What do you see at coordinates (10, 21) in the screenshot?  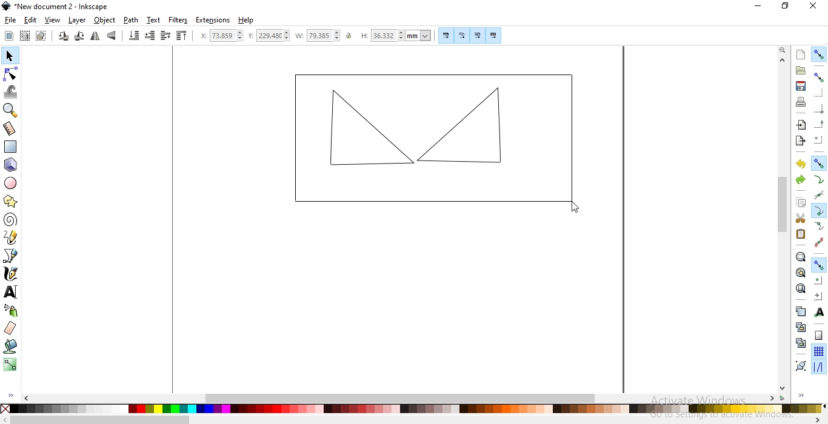 I see `file` at bounding box center [10, 21].